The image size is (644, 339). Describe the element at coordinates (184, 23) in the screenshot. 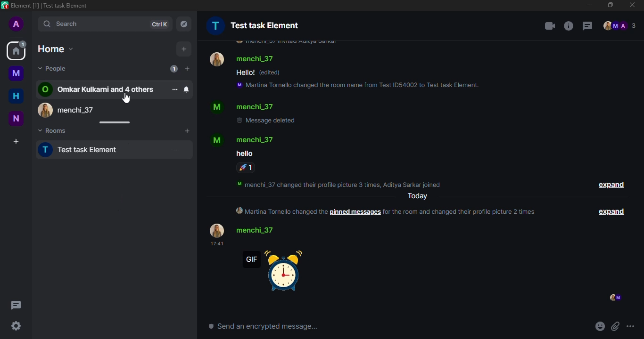

I see `explore rooms` at that location.